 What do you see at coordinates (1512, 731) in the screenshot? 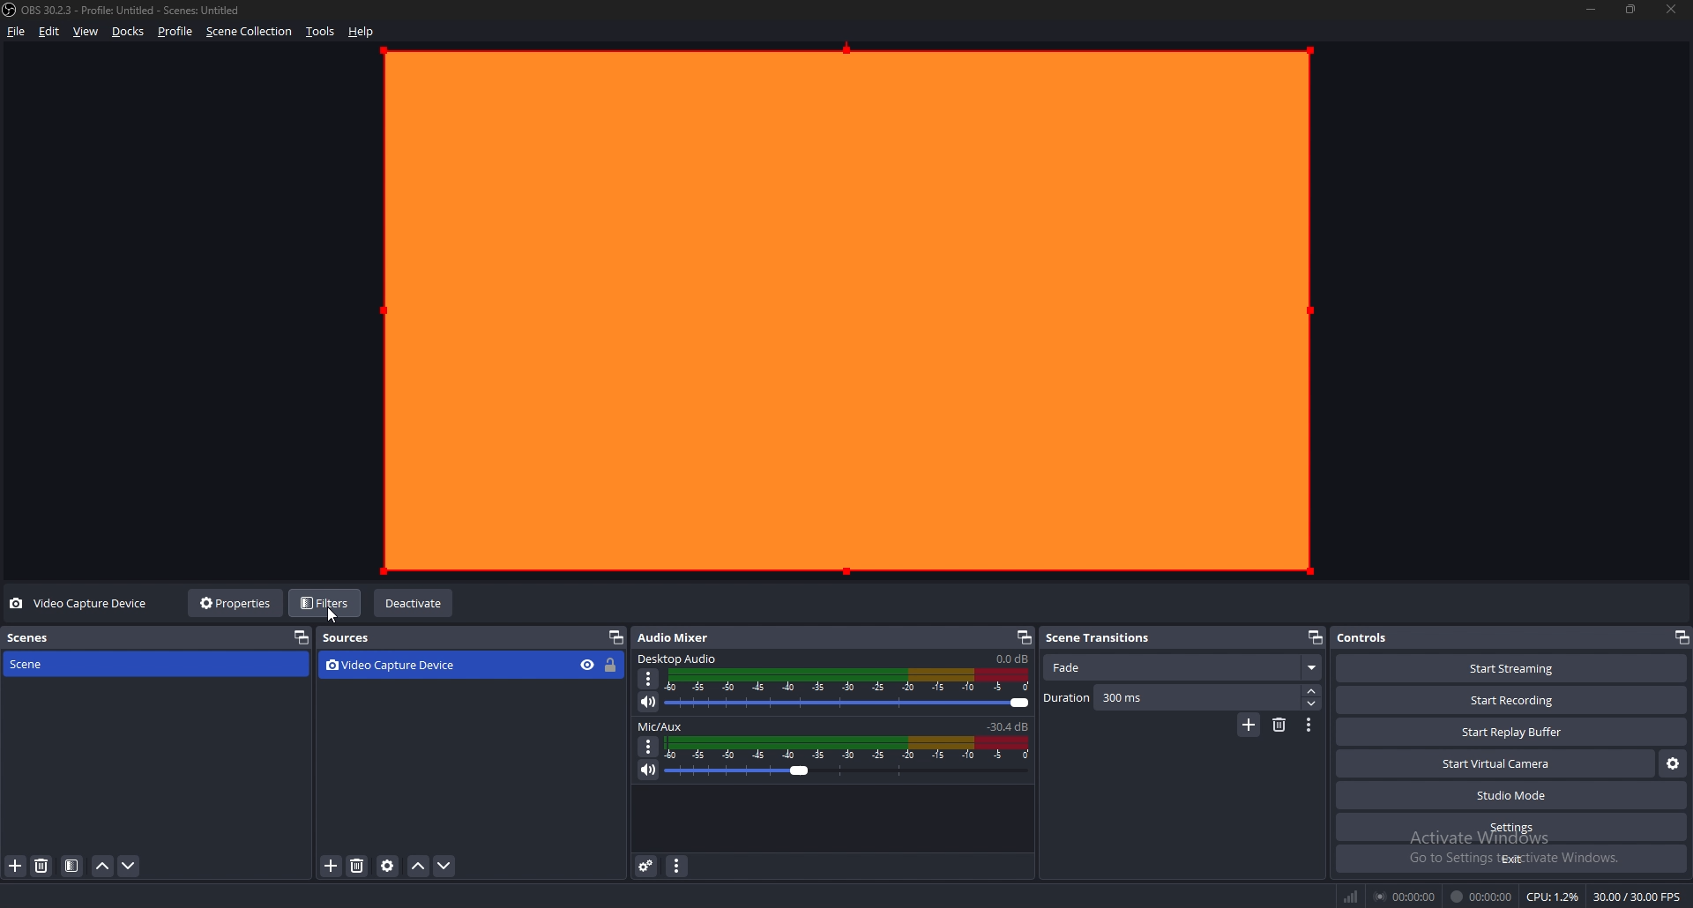
I see `start replay buffer` at bounding box center [1512, 731].